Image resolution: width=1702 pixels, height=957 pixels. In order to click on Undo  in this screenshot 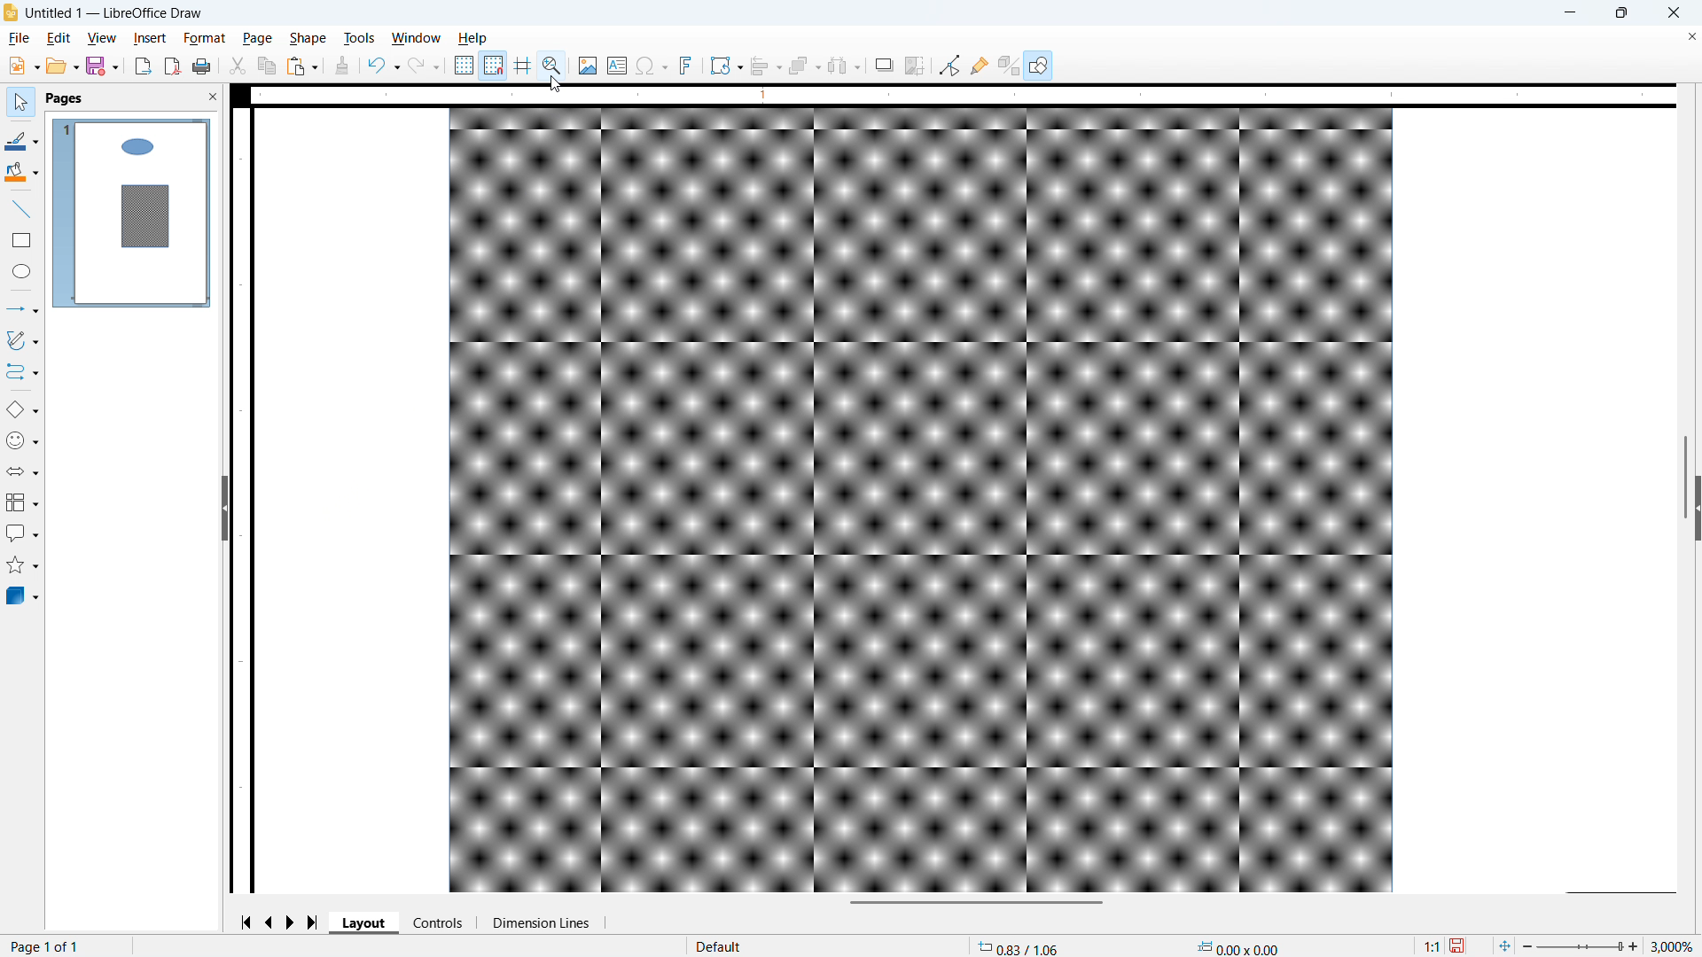, I will do `click(384, 66)`.